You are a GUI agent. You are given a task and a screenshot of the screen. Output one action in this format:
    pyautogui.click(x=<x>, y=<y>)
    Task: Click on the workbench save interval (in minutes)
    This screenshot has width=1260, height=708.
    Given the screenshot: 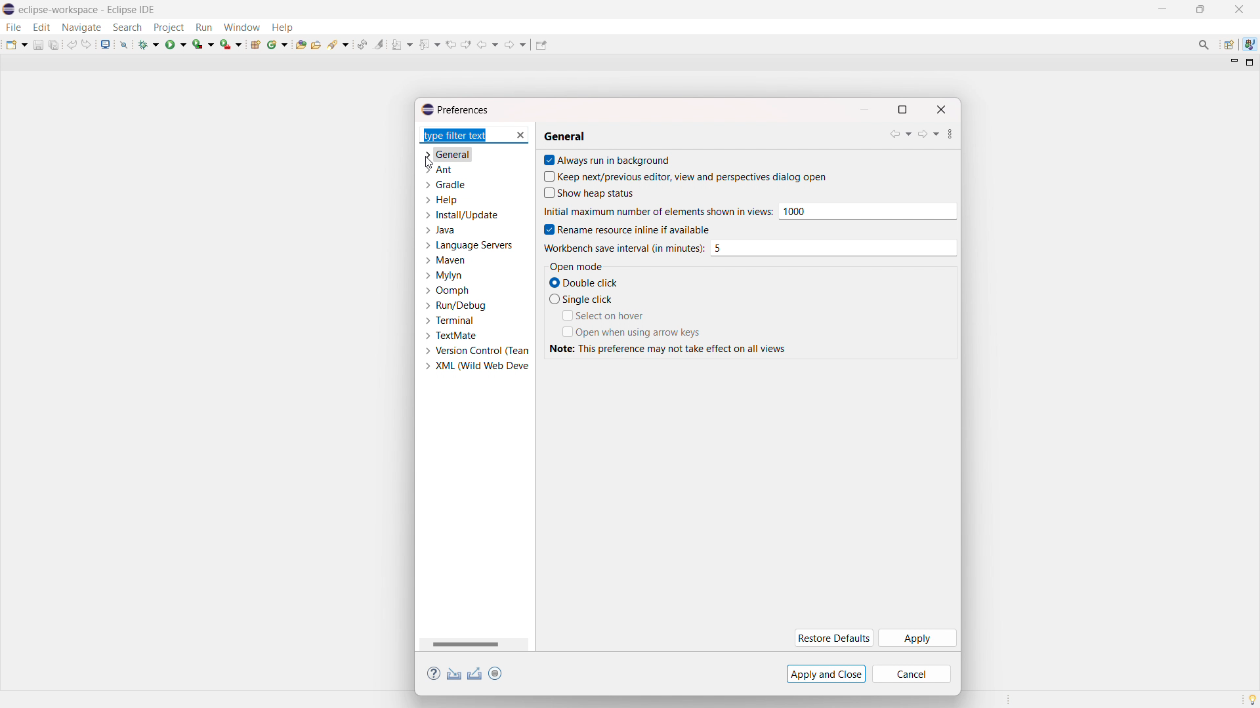 What is the action you would take?
    pyautogui.click(x=833, y=248)
    